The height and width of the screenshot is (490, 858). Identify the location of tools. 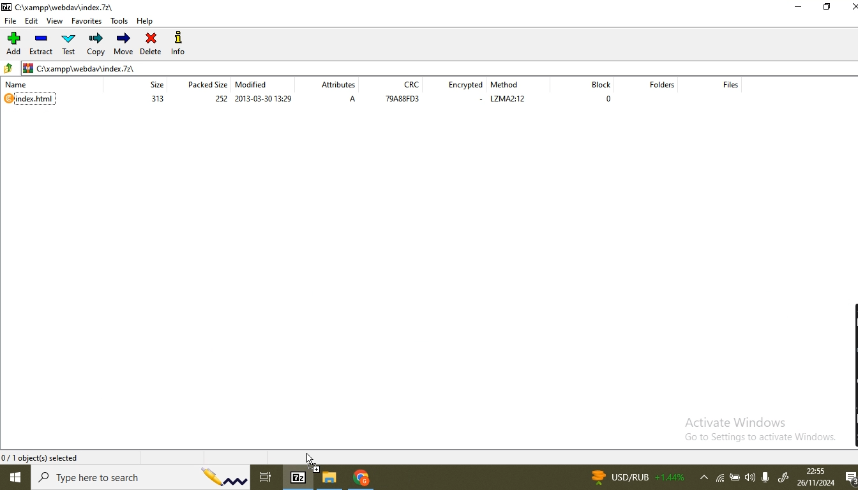
(121, 22).